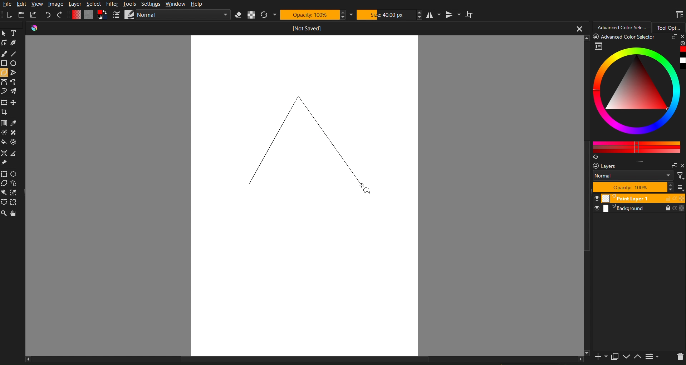 This screenshot has width=686, height=365. I want to click on background, so click(640, 210).